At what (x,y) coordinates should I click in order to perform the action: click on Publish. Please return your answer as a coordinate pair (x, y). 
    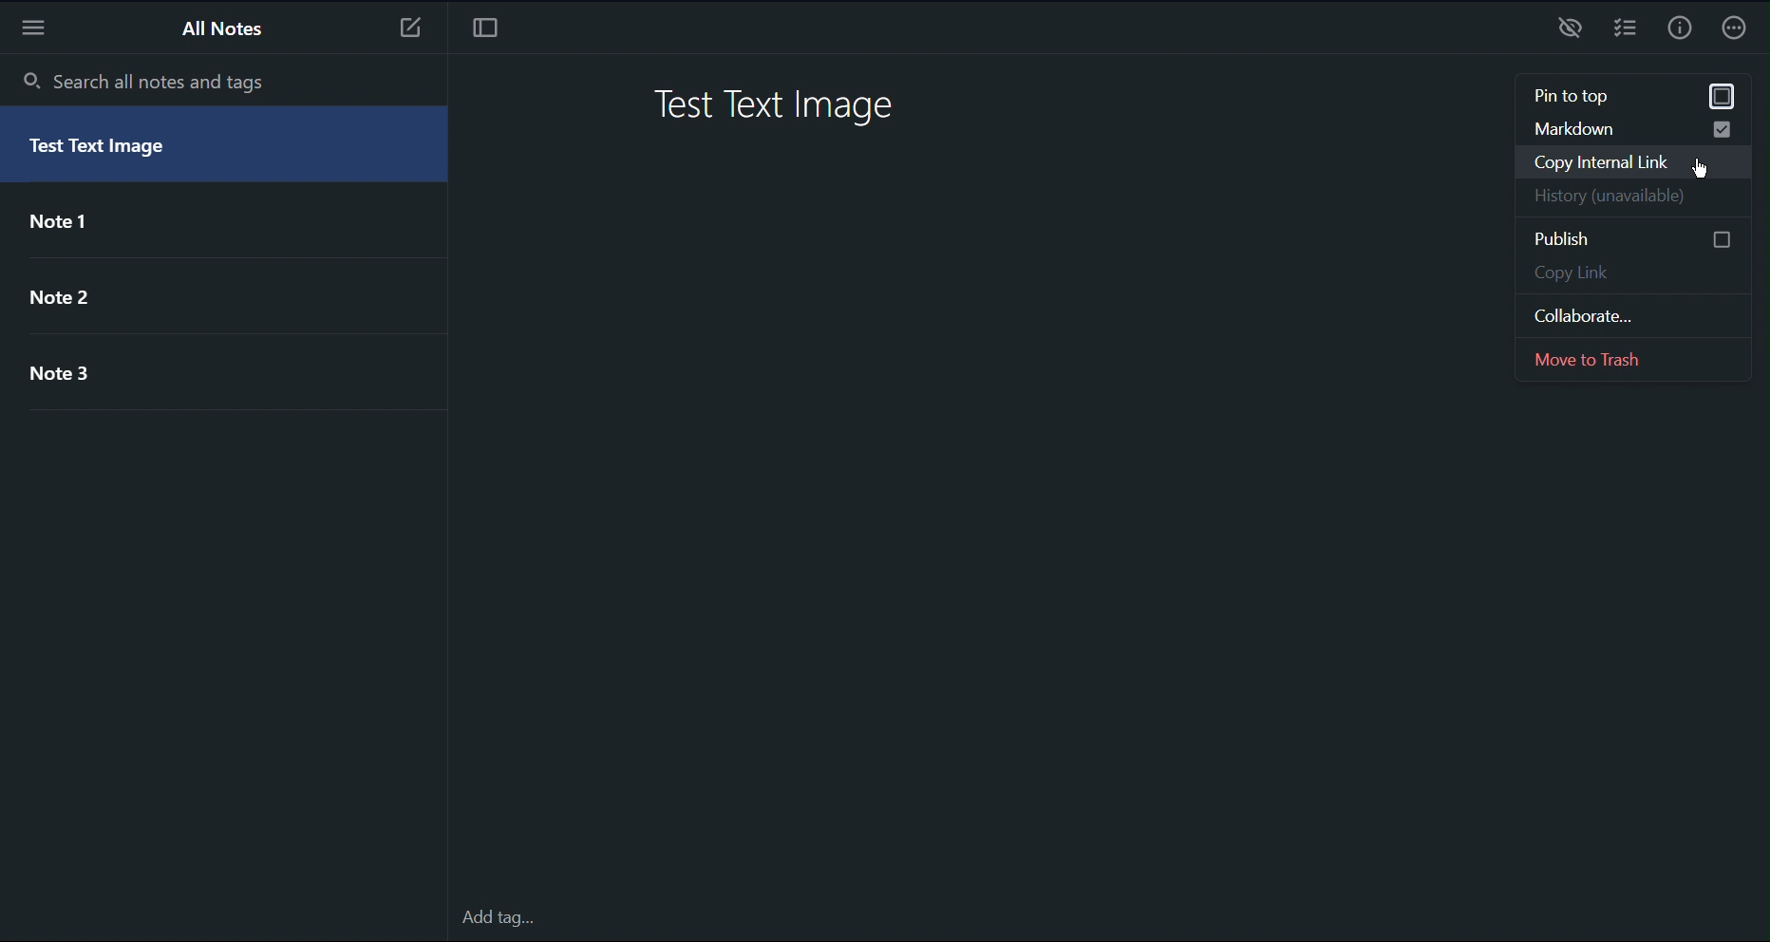
    Looking at the image, I should click on (1627, 236).